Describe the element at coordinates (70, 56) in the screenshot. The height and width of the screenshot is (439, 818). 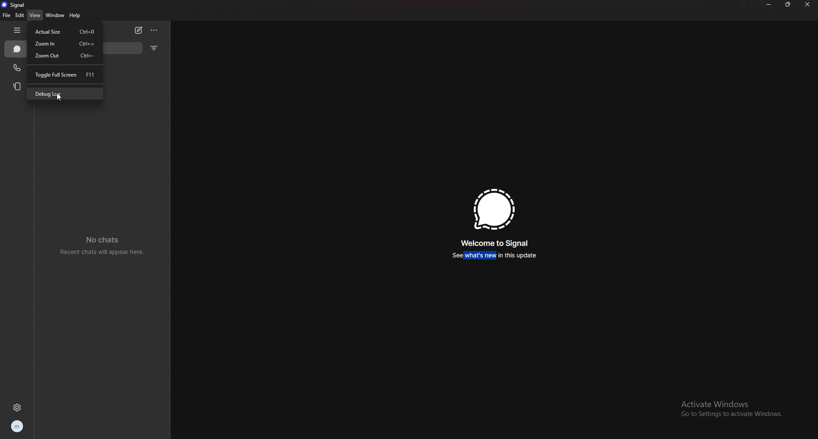
I see `zoom out` at that location.